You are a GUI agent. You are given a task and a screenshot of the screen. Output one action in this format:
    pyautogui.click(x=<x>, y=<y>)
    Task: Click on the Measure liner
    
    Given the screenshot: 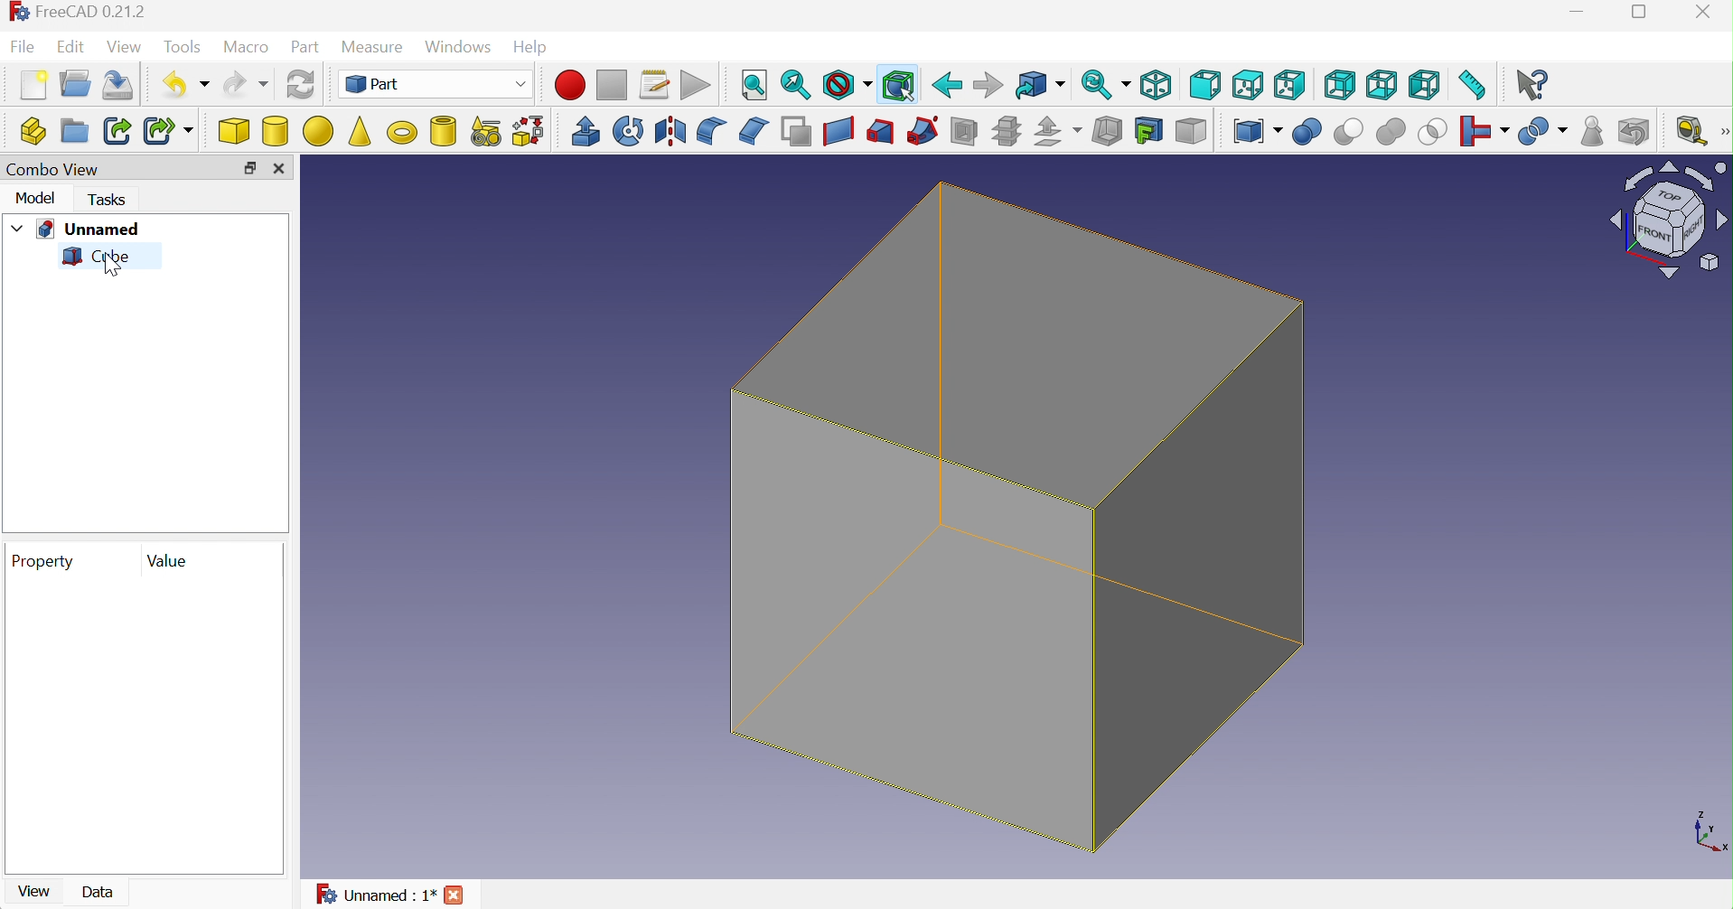 What is the action you would take?
    pyautogui.click(x=1688, y=131)
    